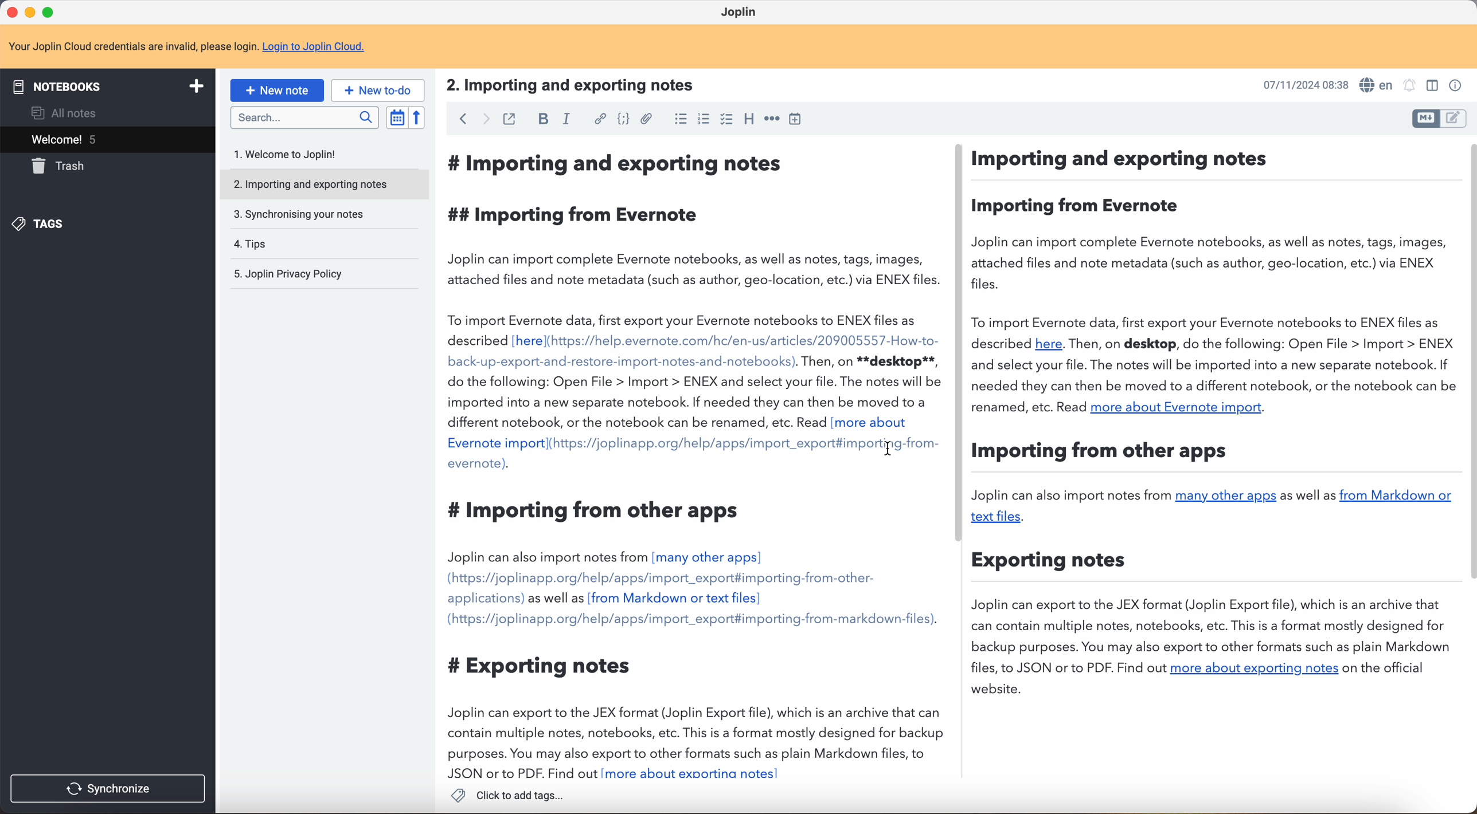 The height and width of the screenshot is (814, 1477). Describe the element at coordinates (702, 121) in the screenshot. I see `numbered list` at that location.